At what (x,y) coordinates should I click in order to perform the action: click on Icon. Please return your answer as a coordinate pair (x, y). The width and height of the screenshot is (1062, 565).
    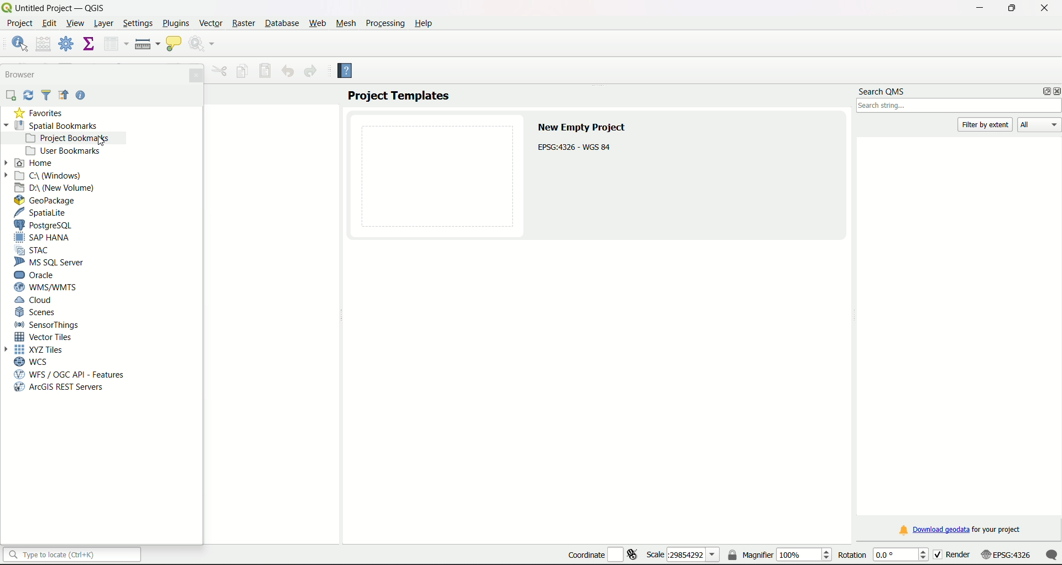
    Looking at the image, I should click on (63, 96).